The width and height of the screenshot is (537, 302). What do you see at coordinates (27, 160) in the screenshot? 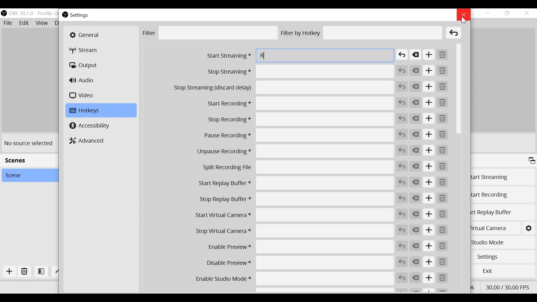
I see `Scenes Panel` at bounding box center [27, 160].